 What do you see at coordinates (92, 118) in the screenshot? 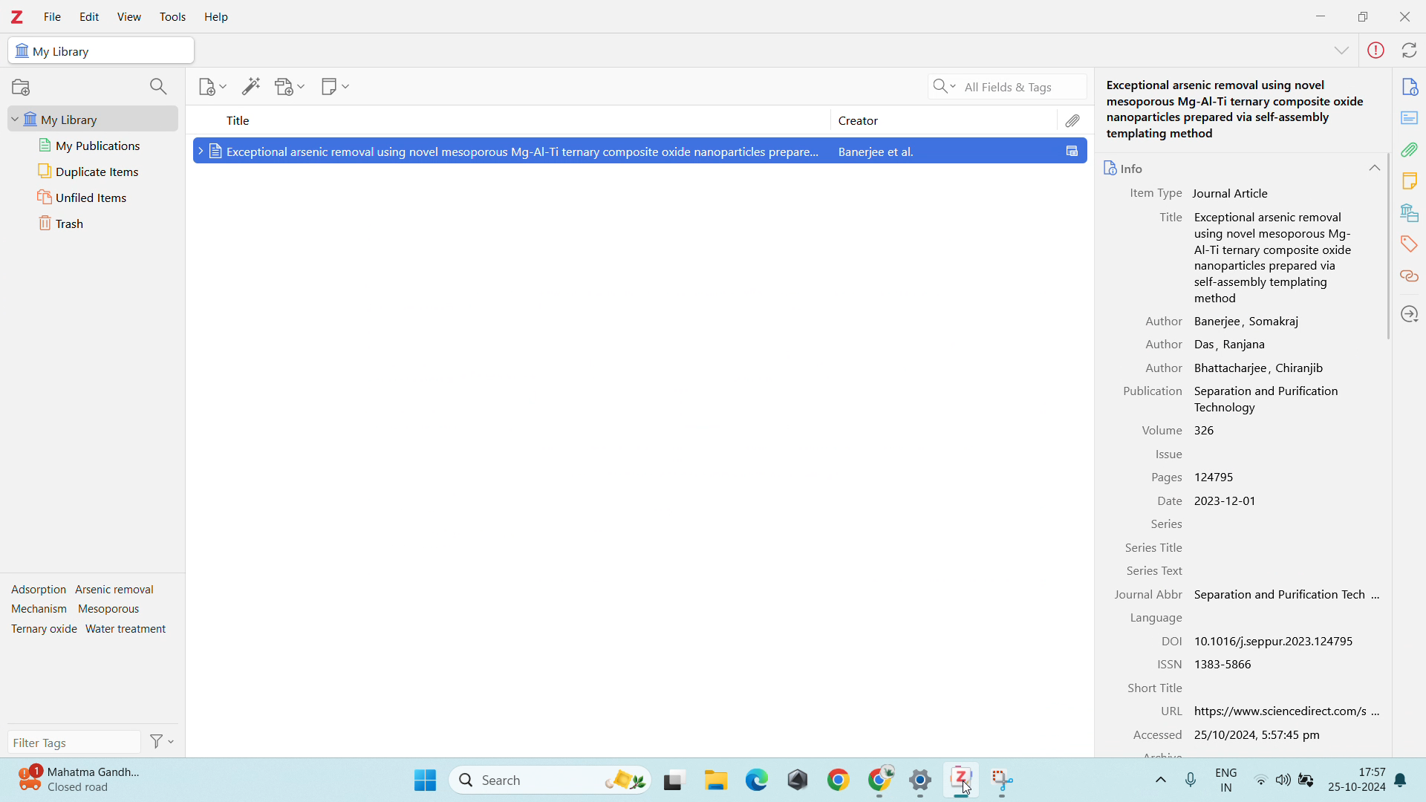
I see `my library` at bounding box center [92, 118].